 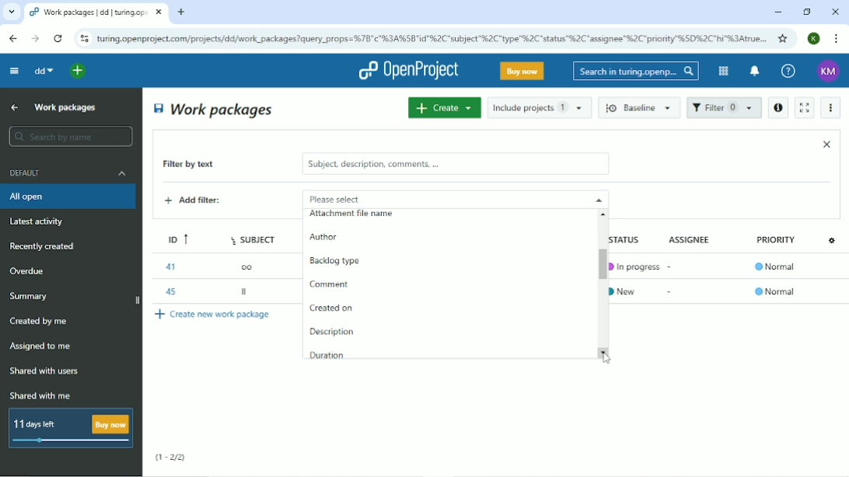 I want to click on Customize and control google chrome, so click(x=837, y=39).